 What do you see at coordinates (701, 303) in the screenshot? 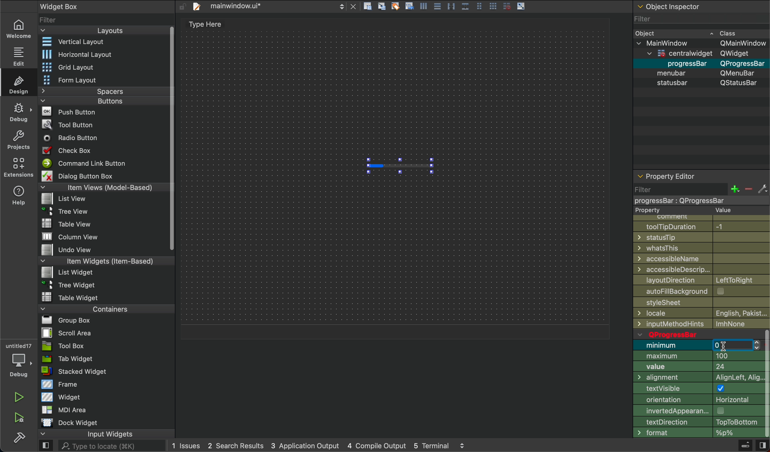
I see `file` at bounding box center [701, 303].